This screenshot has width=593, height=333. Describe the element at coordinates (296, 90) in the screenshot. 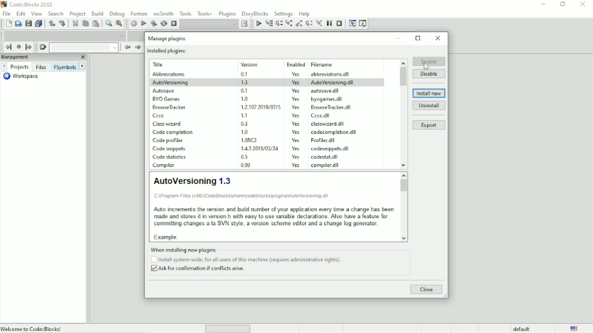

I see `yes` at that location.